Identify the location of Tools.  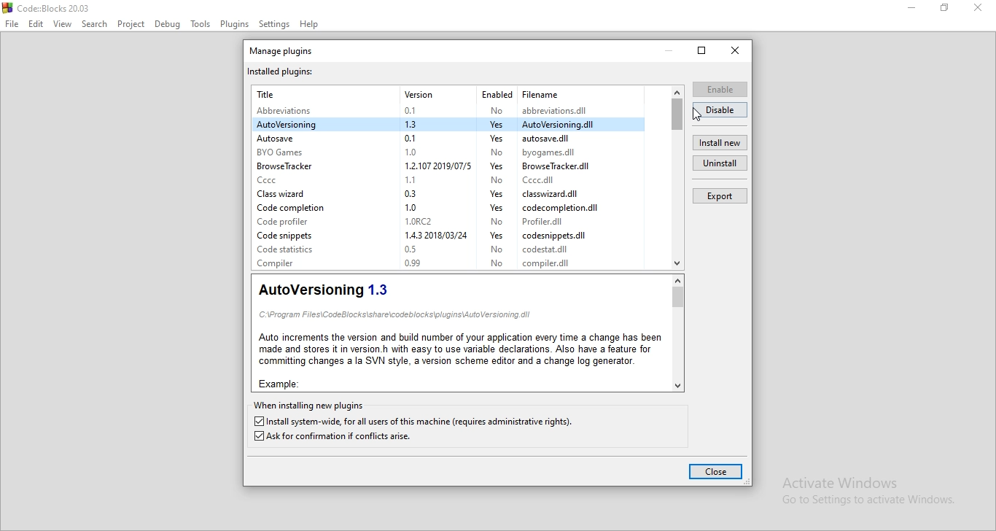
(201, 25).